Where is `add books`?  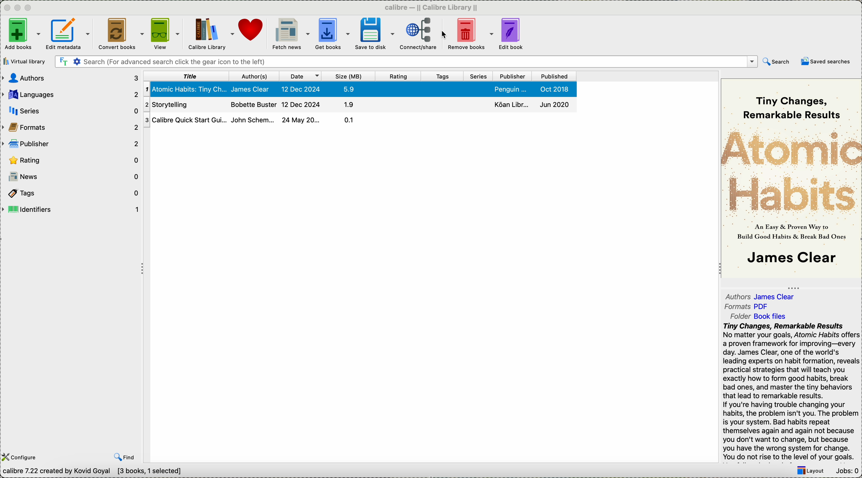 add books is located at coordinates (21, 35).